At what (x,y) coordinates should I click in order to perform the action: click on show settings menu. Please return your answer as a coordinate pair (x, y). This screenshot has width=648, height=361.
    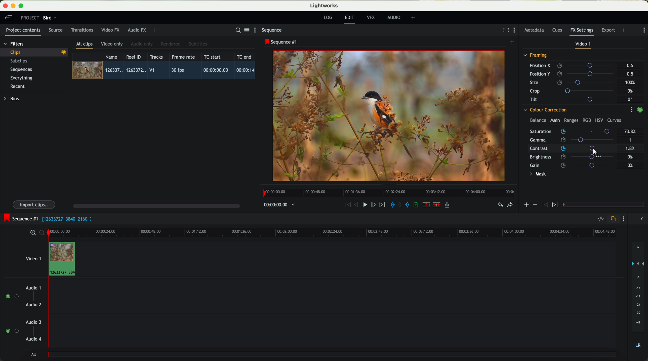
    Looking at the image, I should click on (257, 30).